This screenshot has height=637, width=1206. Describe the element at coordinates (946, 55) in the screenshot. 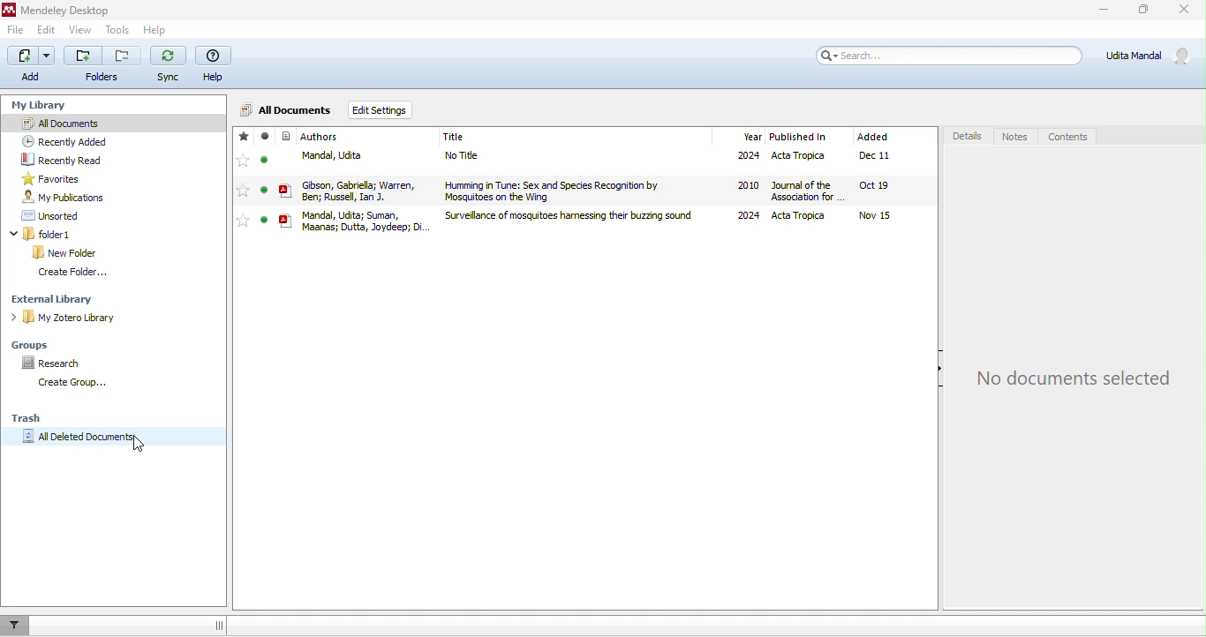

I see `search ` at that location.